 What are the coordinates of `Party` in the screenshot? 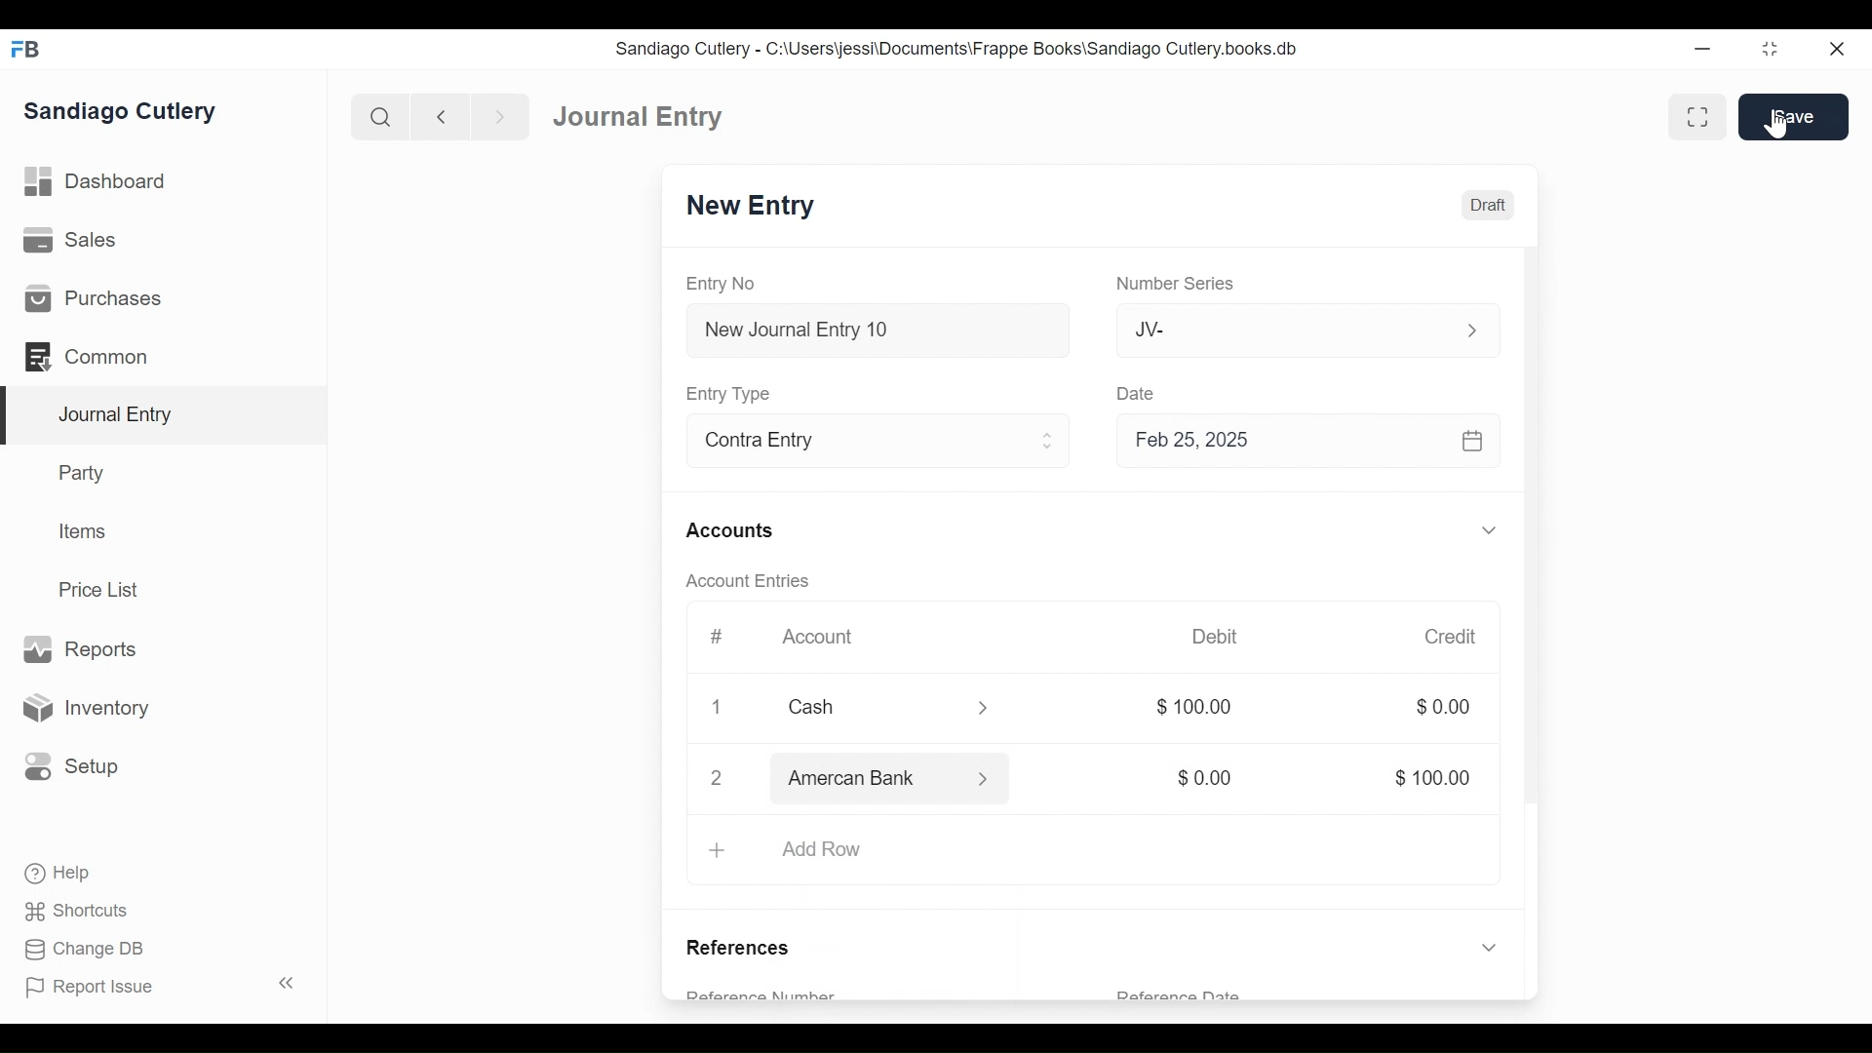 It's located at (79, 473).